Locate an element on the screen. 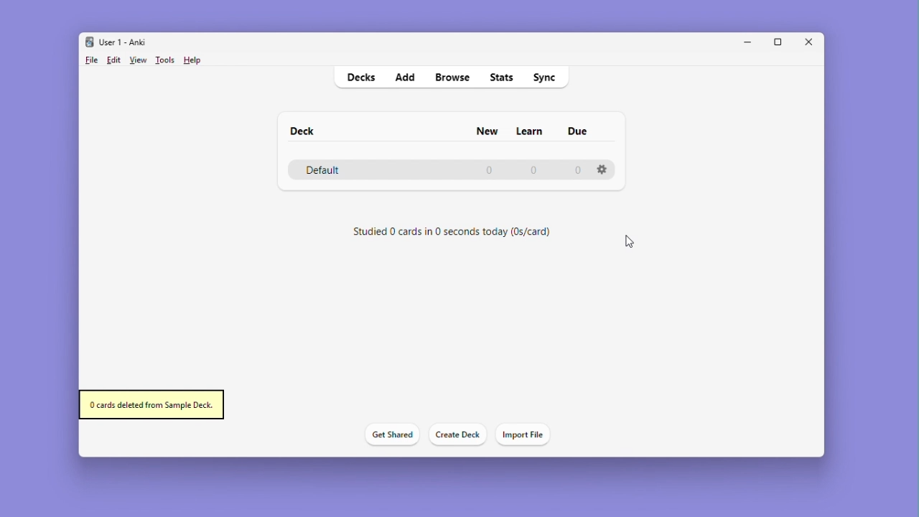  0 is located at coordinates (489, 172).